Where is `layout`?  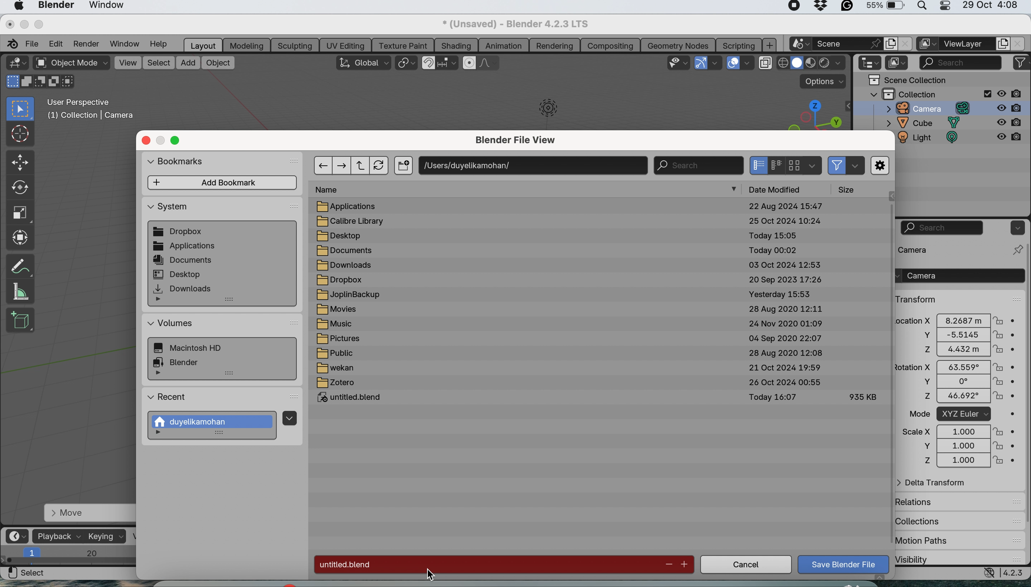
layout is located at coordinates (203, 45).